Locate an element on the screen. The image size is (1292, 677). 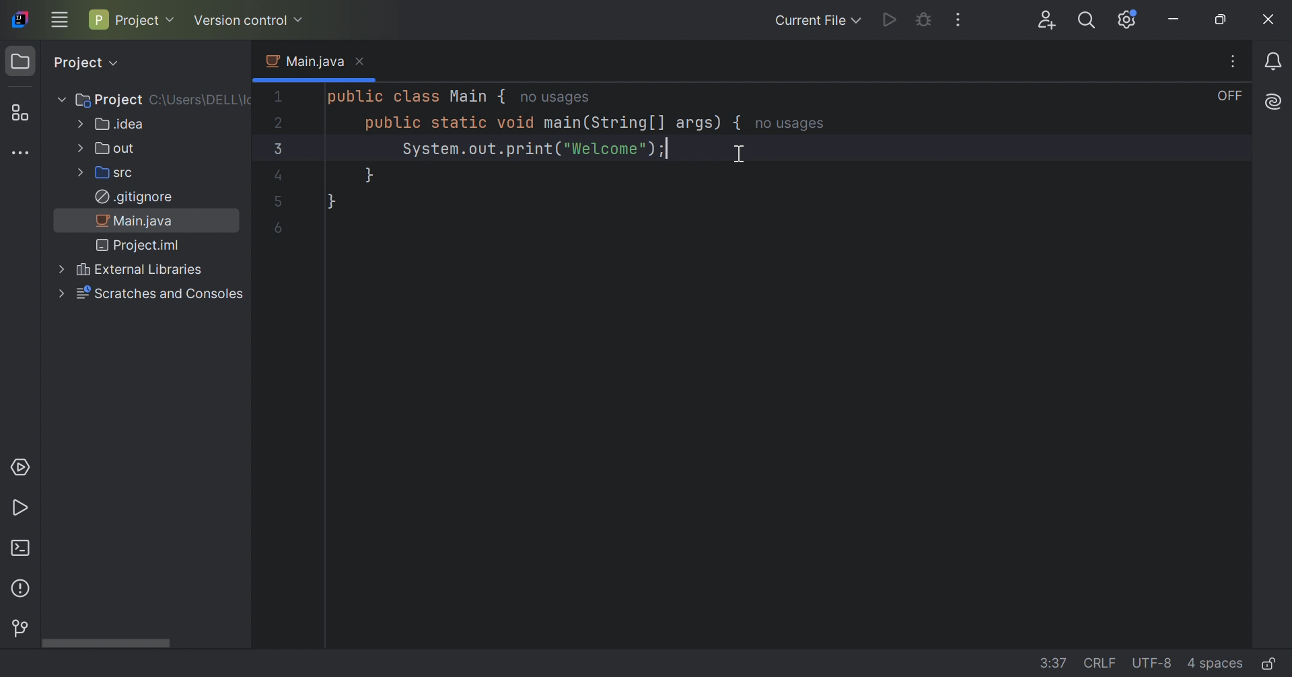
2 is located at coordinates (281, 122).